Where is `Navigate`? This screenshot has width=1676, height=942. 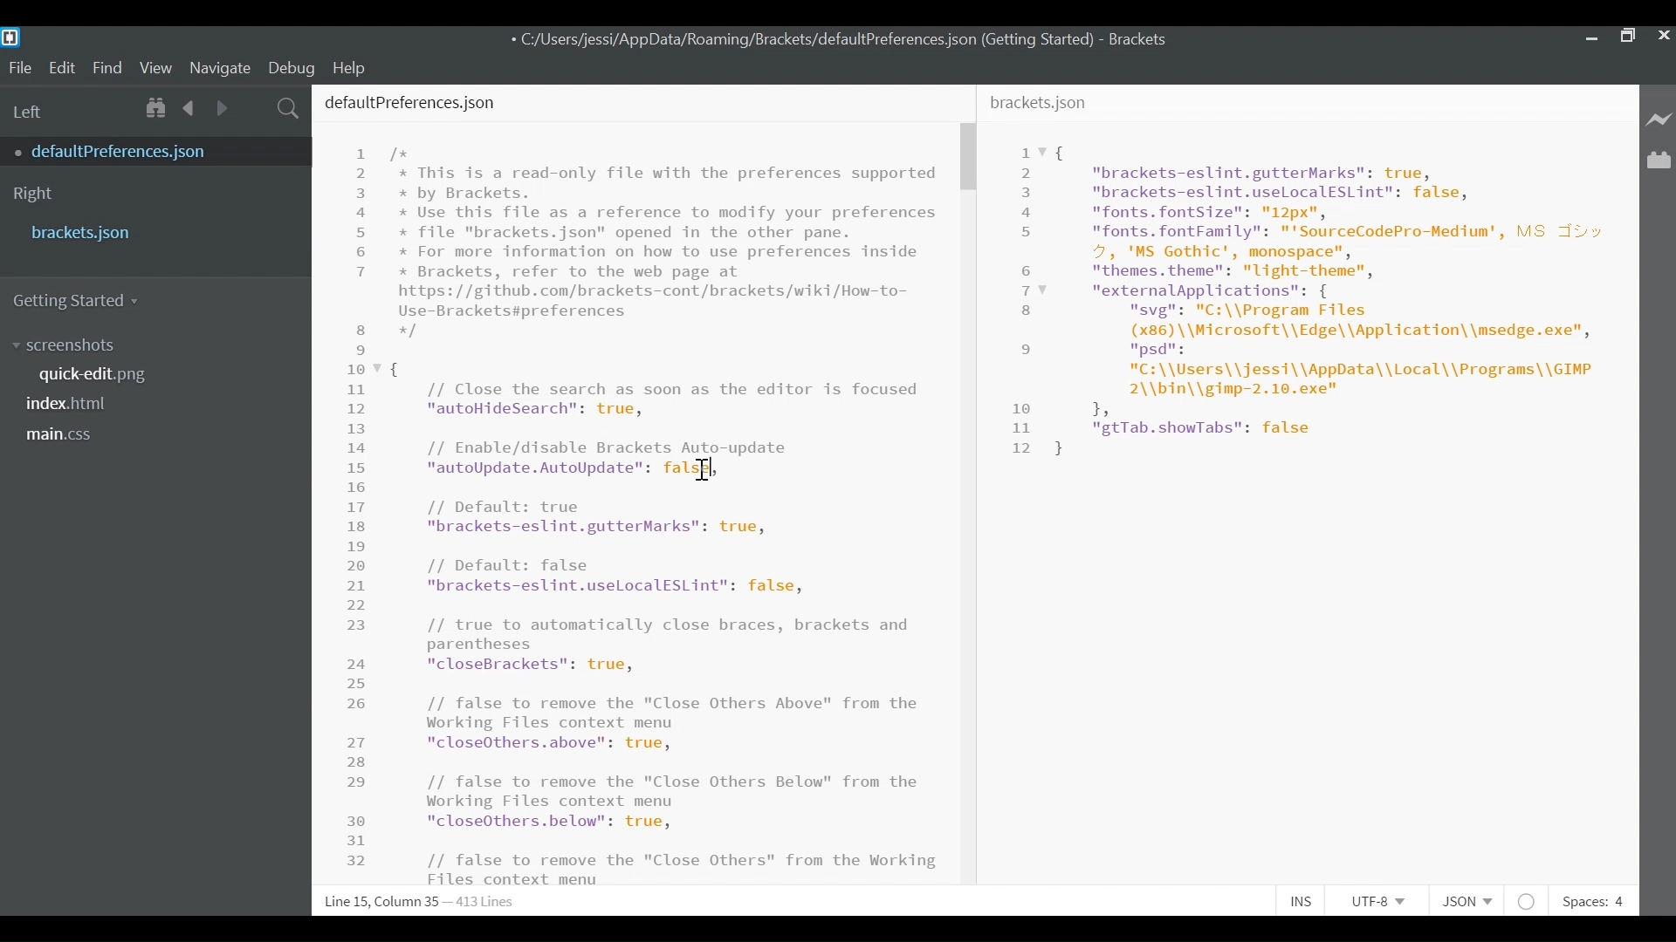
Navigate is located at coordinates (221, 66).